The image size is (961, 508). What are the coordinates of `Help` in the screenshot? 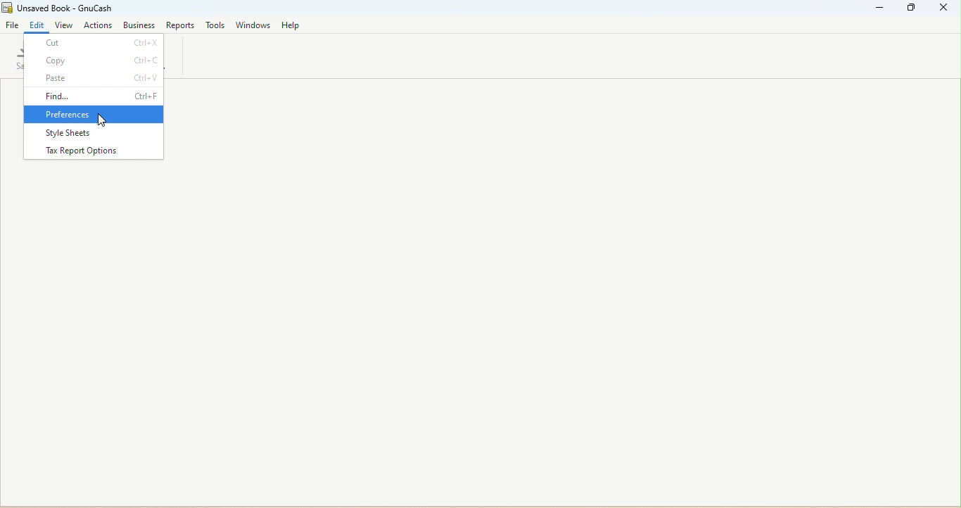 It's located at (291, 25).